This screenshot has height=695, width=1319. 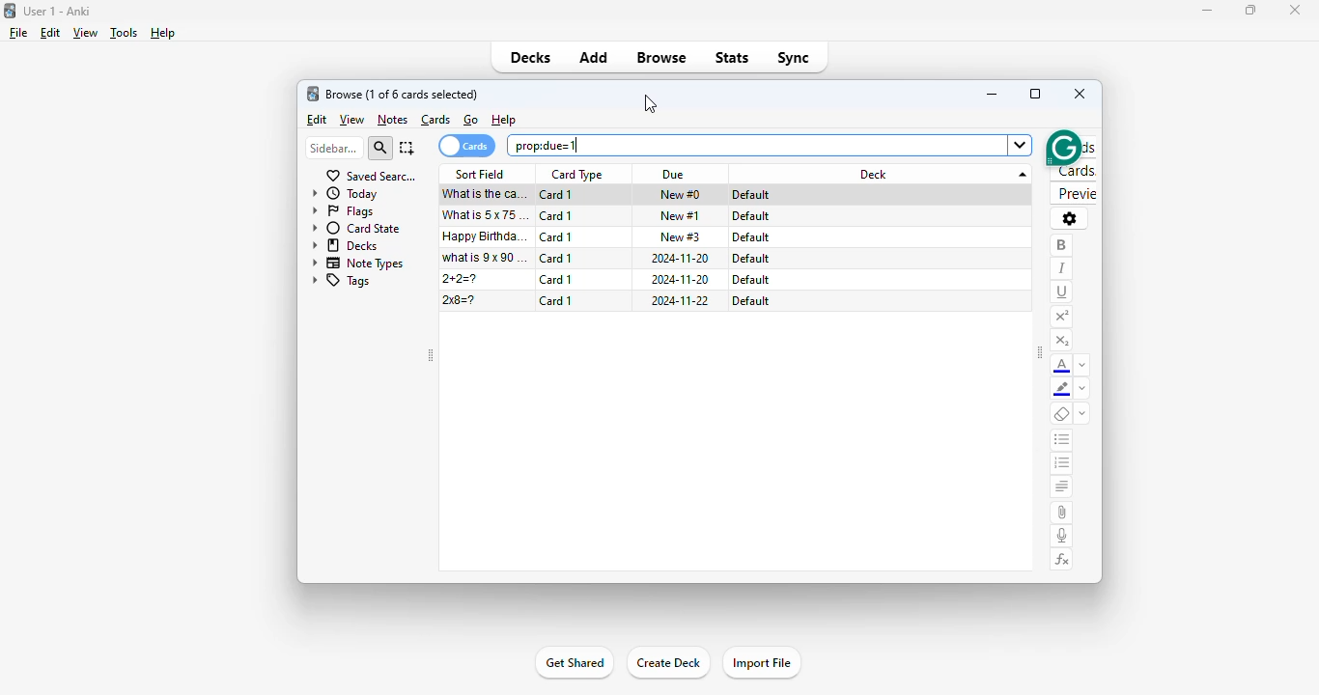 What do you see at coordinates (751, 194) in the screenshot?
I see `default` at bounding box center [751, 194].